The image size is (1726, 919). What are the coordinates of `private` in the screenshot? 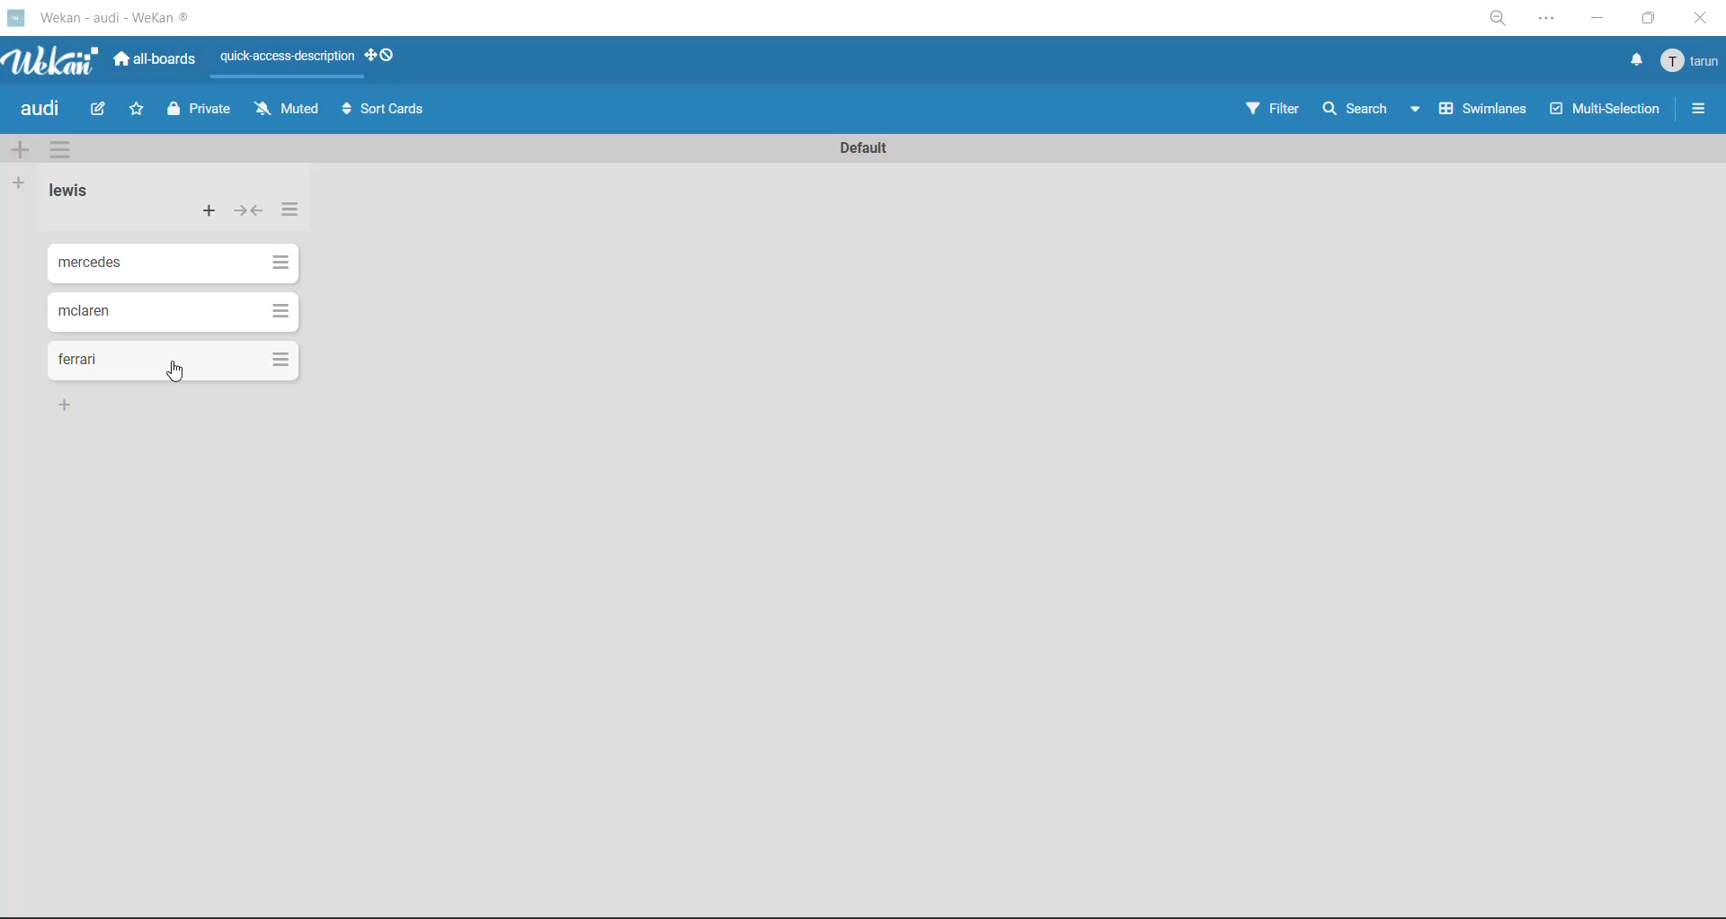 It's located at (202, 113).